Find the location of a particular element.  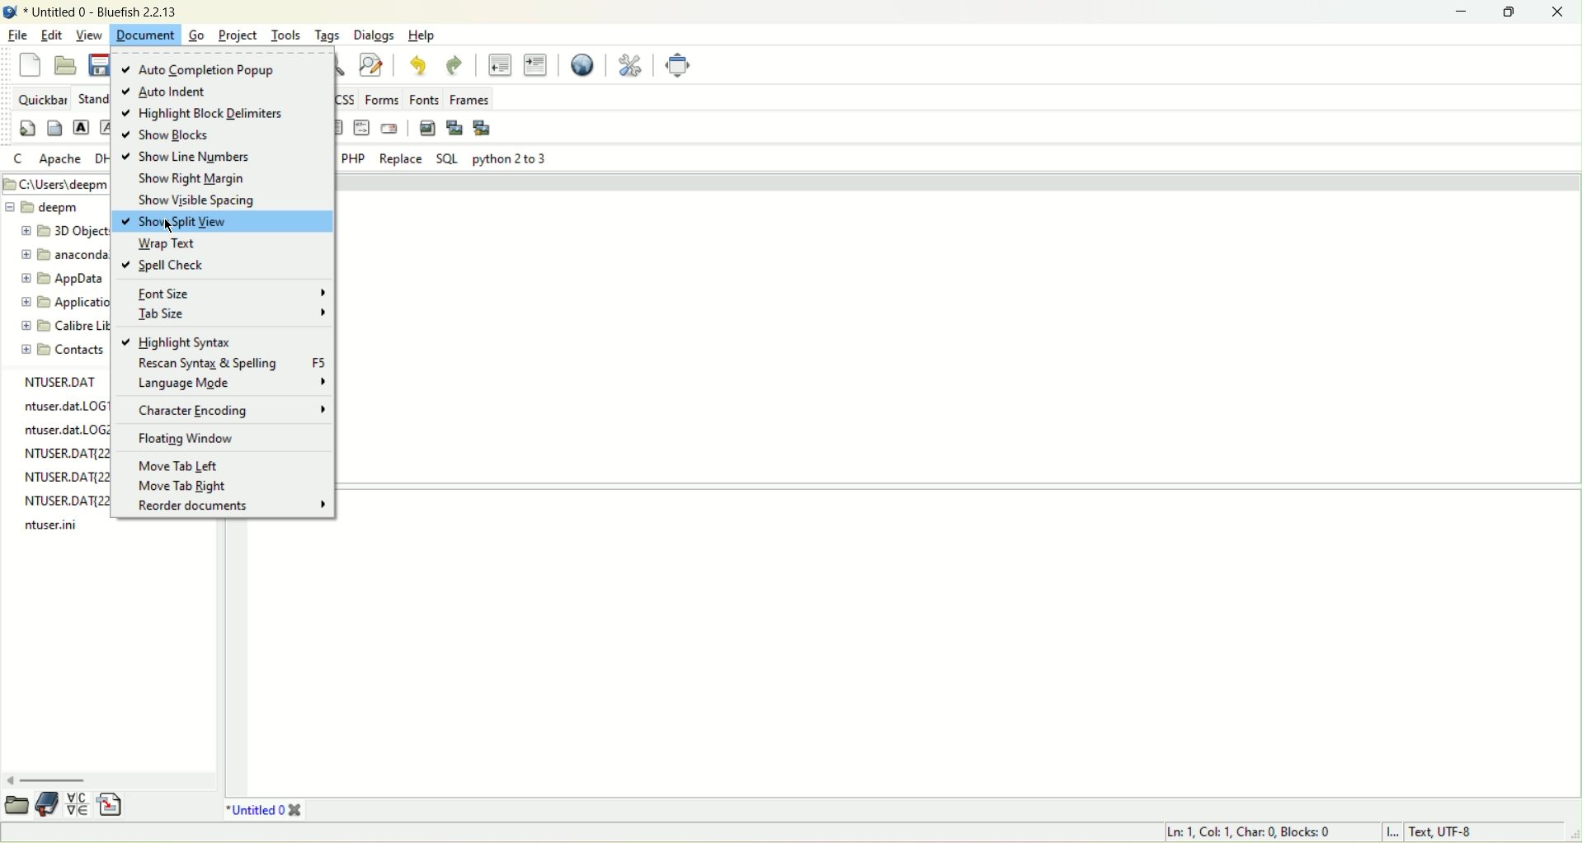

fonts is located at coordinates (423, 98).